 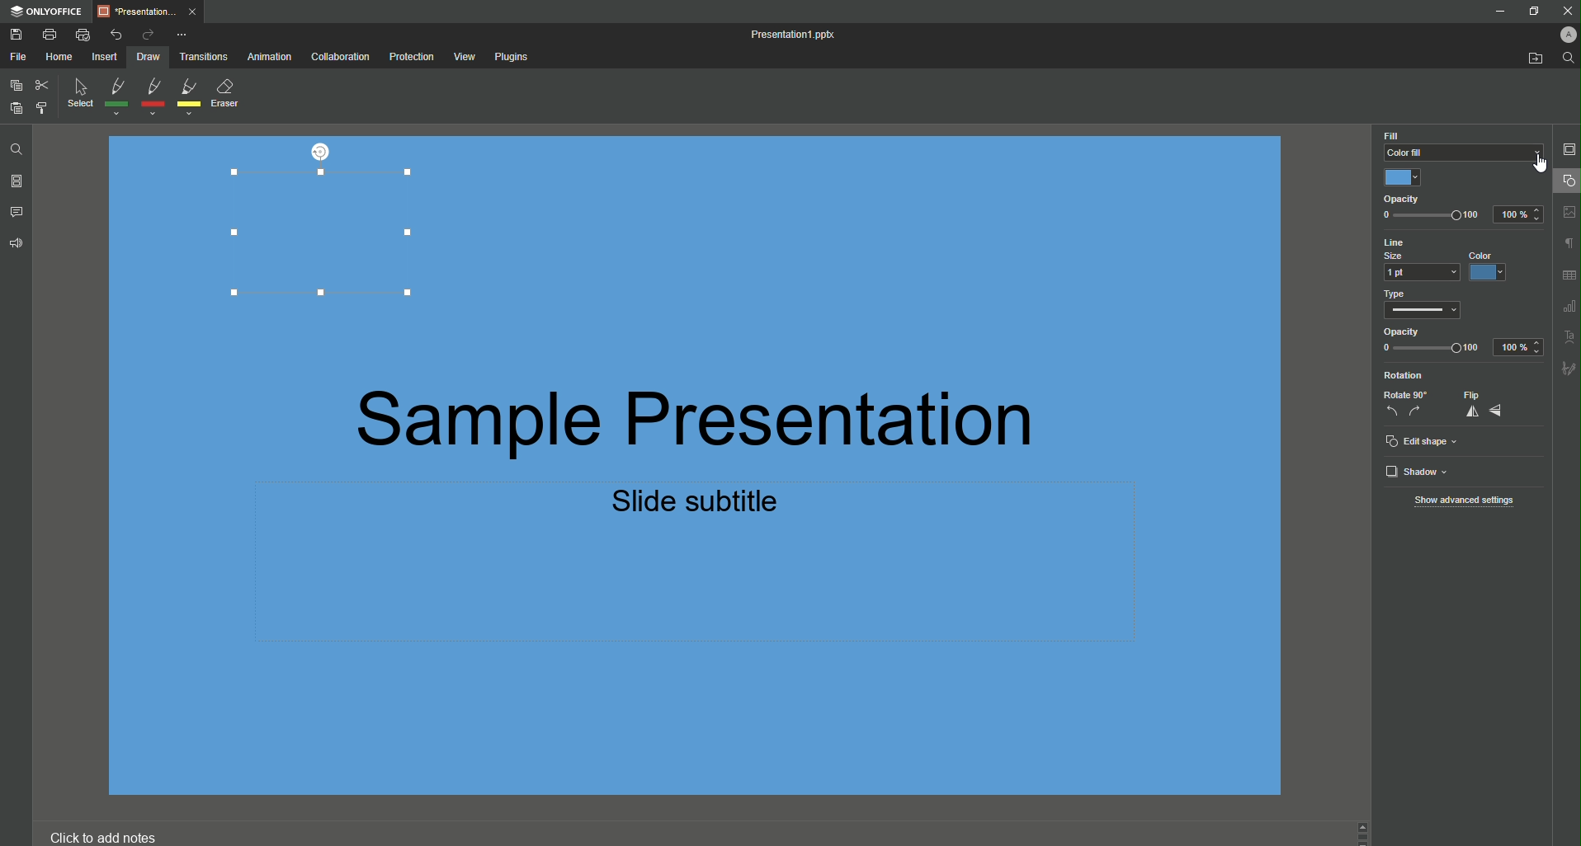 What do you see at coordinates (54, 35) in the screenshot?
I see `Print` at bounding box center [54, 35].